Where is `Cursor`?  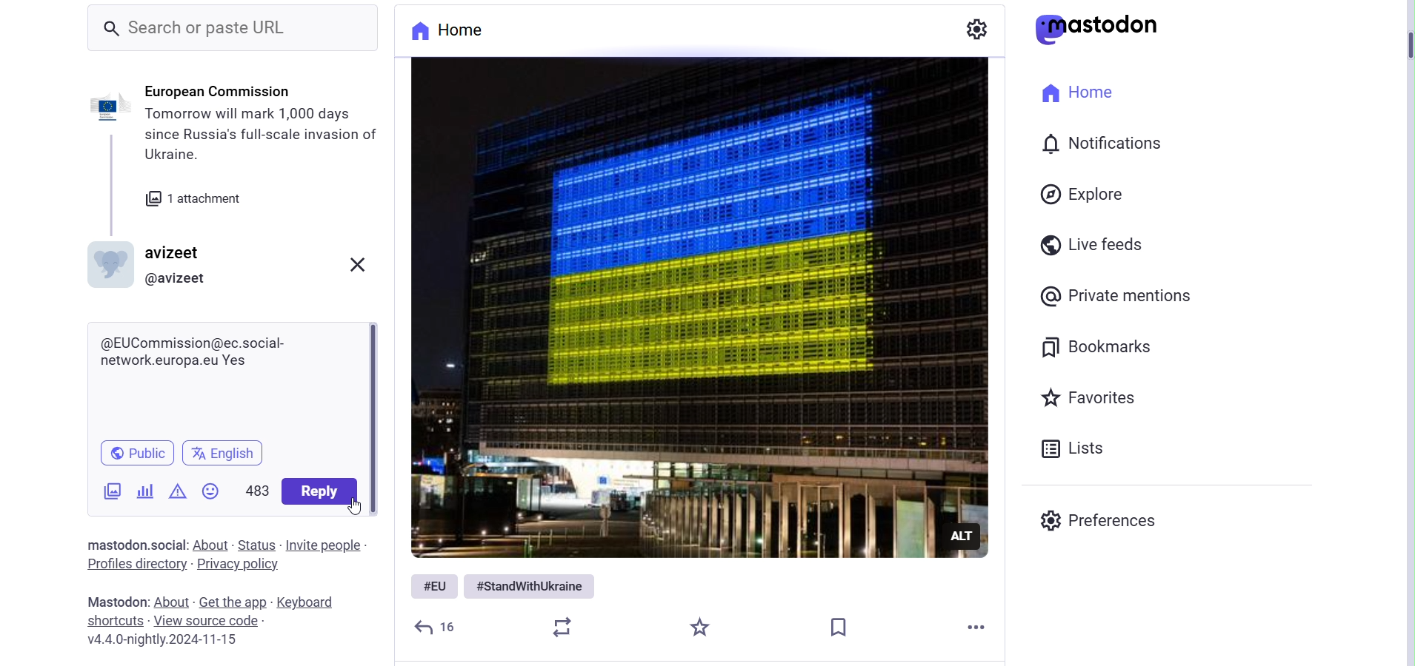
Cursor is located at coordinates (355, 506).